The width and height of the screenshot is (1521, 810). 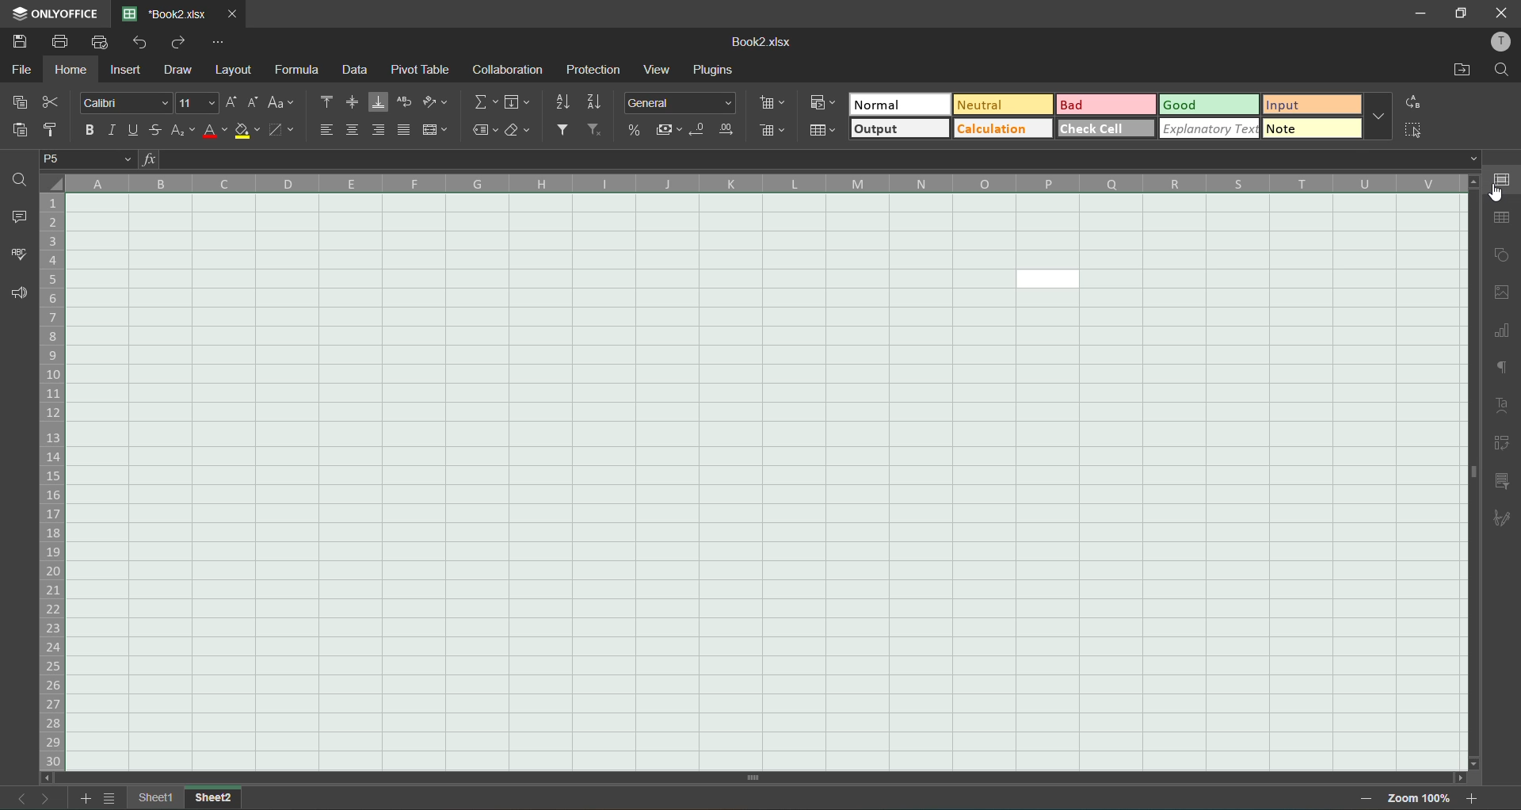 What do you see at coordinates (1424, 15) in the screenshot?
I see `minimize` at bounding box center [1424, 15].